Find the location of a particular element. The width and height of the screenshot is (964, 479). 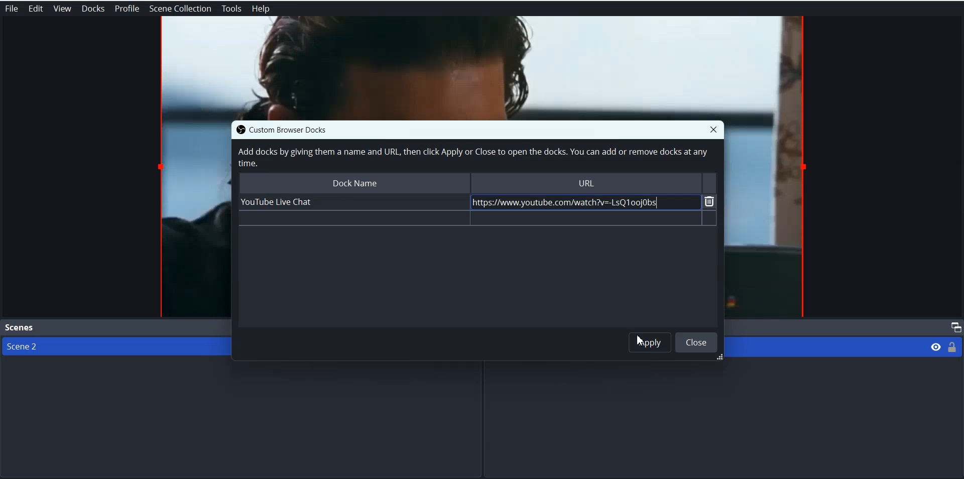

Edit is located at coordinates (35, 9).